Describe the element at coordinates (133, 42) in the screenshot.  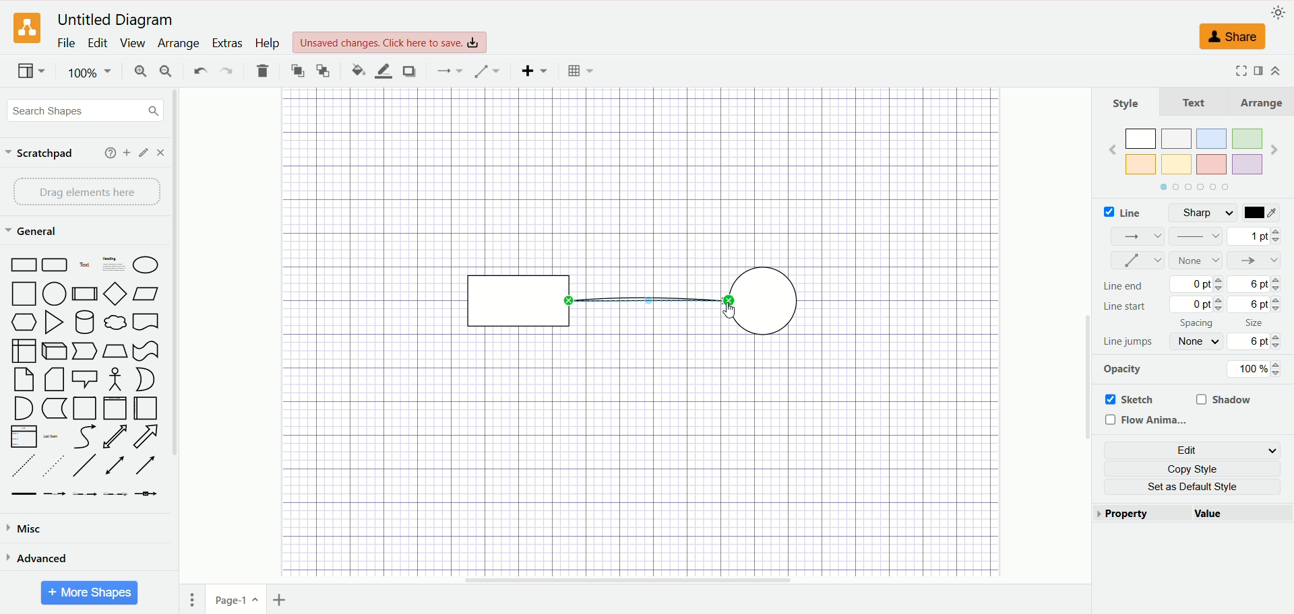
I see `view` at that location.